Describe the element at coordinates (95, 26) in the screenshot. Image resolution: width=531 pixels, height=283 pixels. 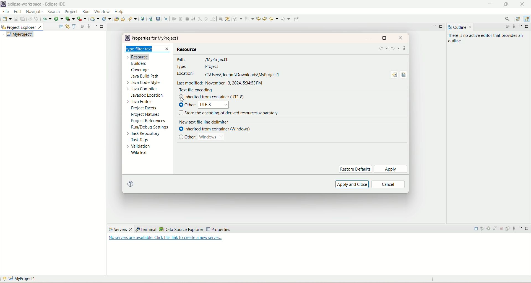
I see `minimize` at that location.